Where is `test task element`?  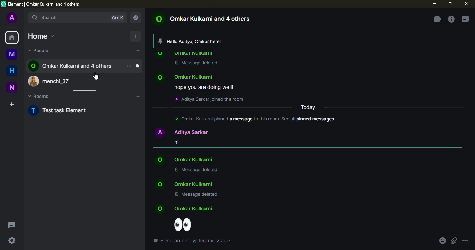
test task element is located at coordinates (64, 110).